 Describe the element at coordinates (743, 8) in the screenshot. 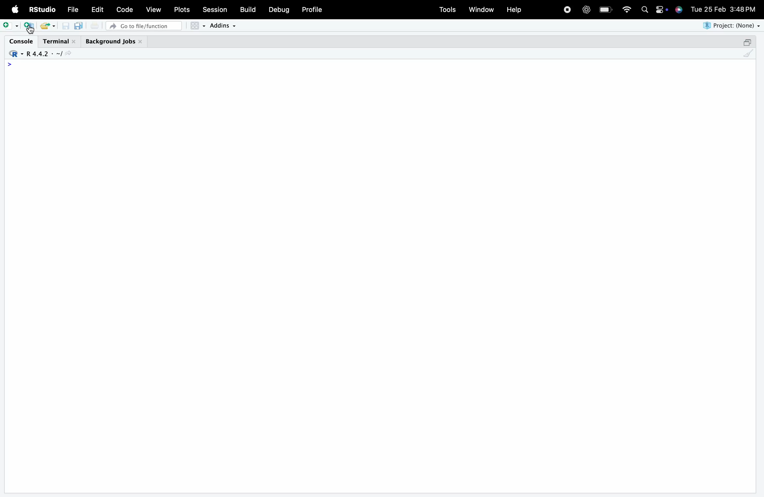

I see `3:48 PM` at that location.